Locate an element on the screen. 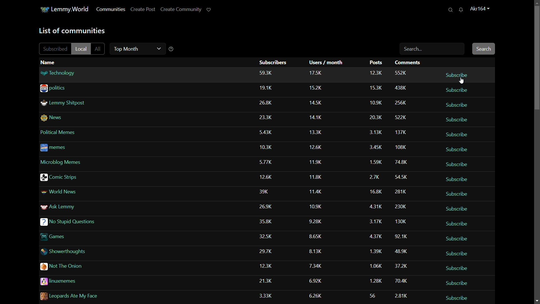 The height and width of the screenshot is (304, 540). support lemmy is located at coordinates (208, 9).